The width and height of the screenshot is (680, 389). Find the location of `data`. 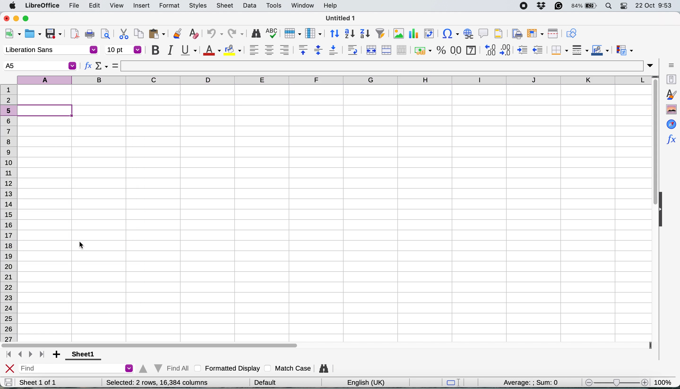

data is located at coordinates (251, 5).